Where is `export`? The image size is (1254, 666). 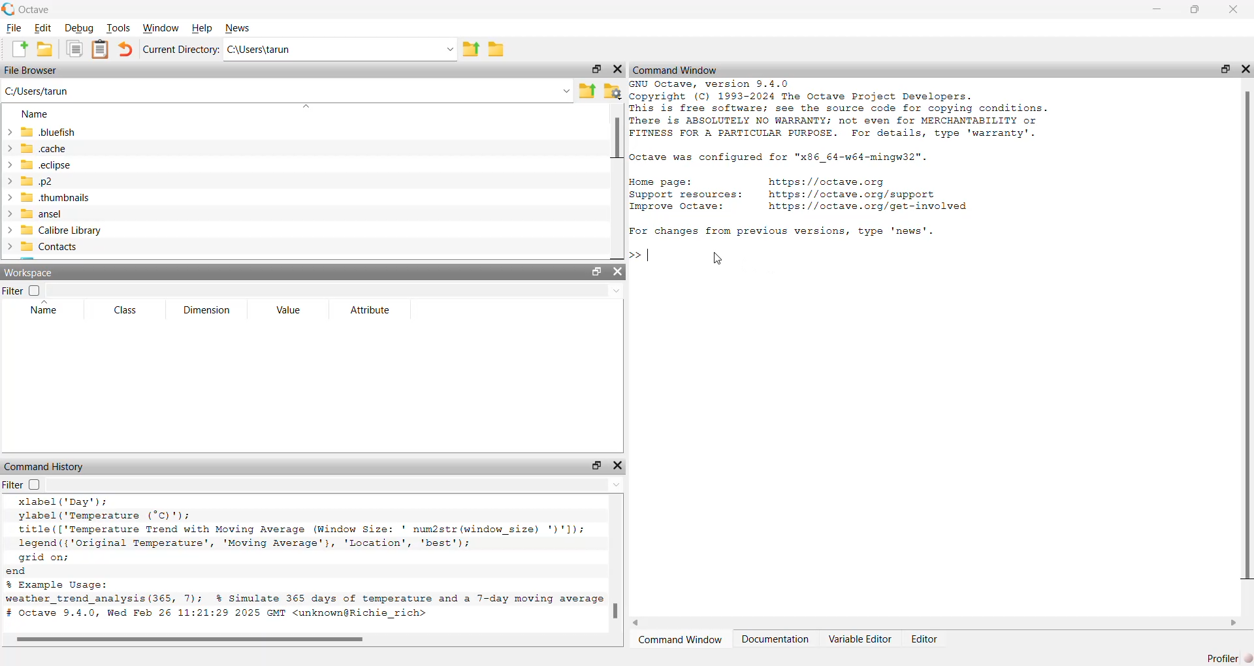 export is located at coordinates (474, 50).